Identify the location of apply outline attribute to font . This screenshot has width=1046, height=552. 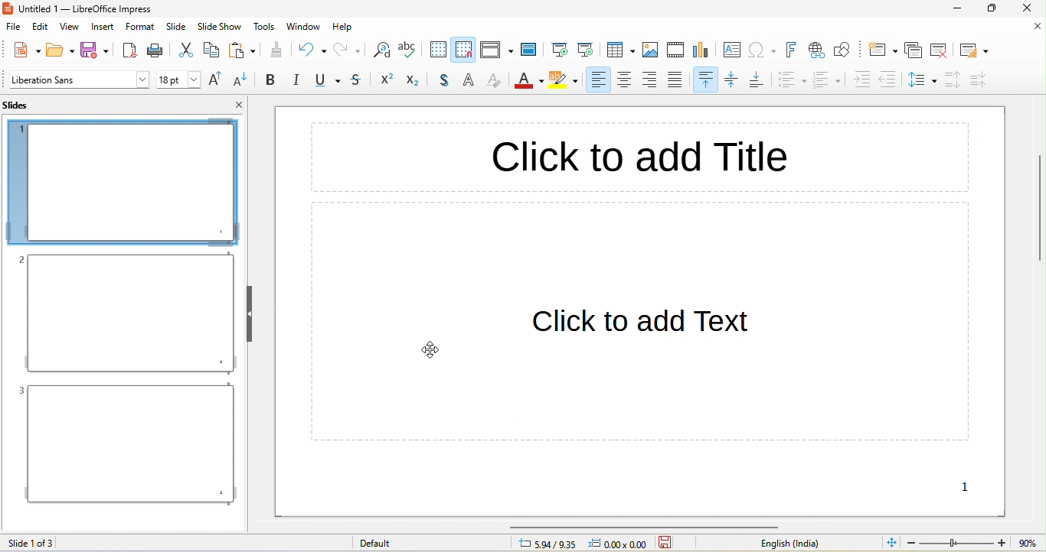
(471, 80).